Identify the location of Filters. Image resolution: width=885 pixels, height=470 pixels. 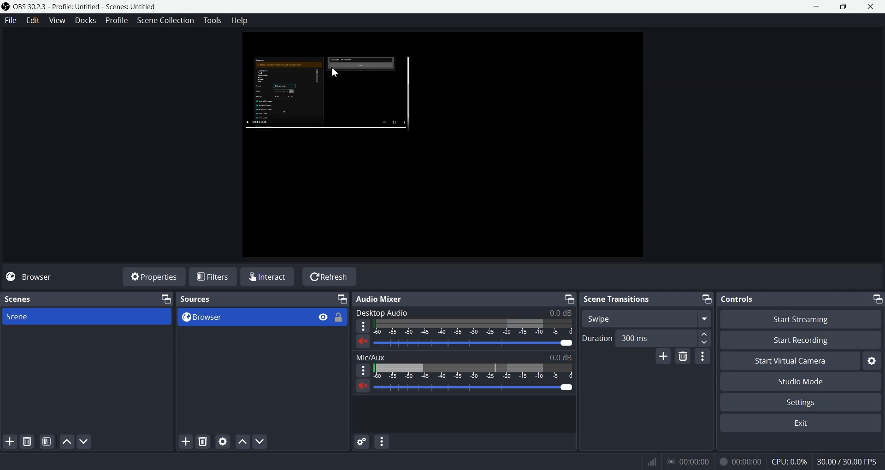
(213, 276).